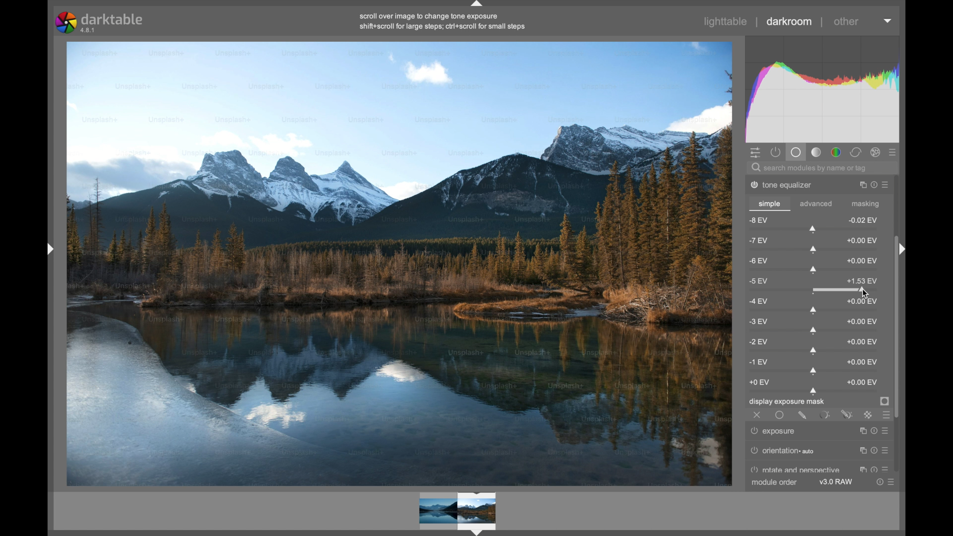  Describe the element at coordinates (761, 383) in the screenshot. I see `0 ev` at that location.